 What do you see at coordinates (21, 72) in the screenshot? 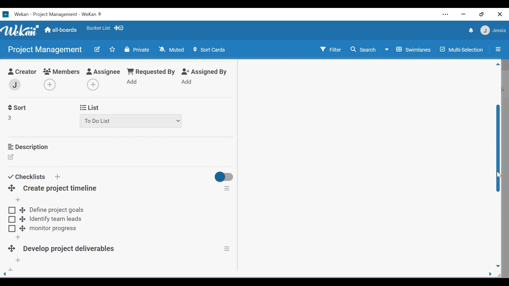
I see `Creator` at bounding box center [21, 72].